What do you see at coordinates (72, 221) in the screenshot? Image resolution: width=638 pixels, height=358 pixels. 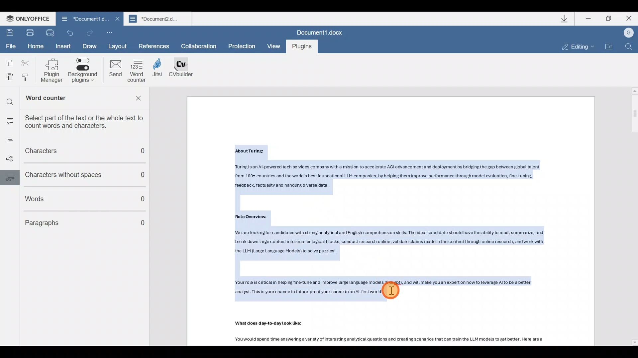 I see `Paragraphs count` at bounding box center [72, 221].